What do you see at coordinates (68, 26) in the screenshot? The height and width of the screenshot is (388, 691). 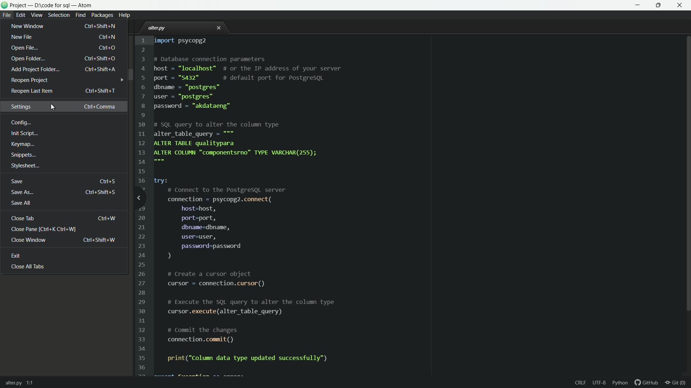 I see `new window` at bounding box center [68, 26].